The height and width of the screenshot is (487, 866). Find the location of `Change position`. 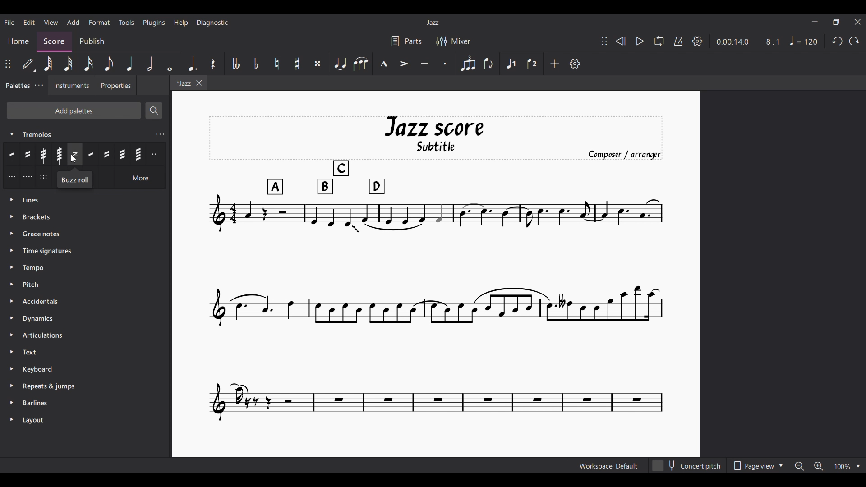

Change position is located at coordinates (8, 64).